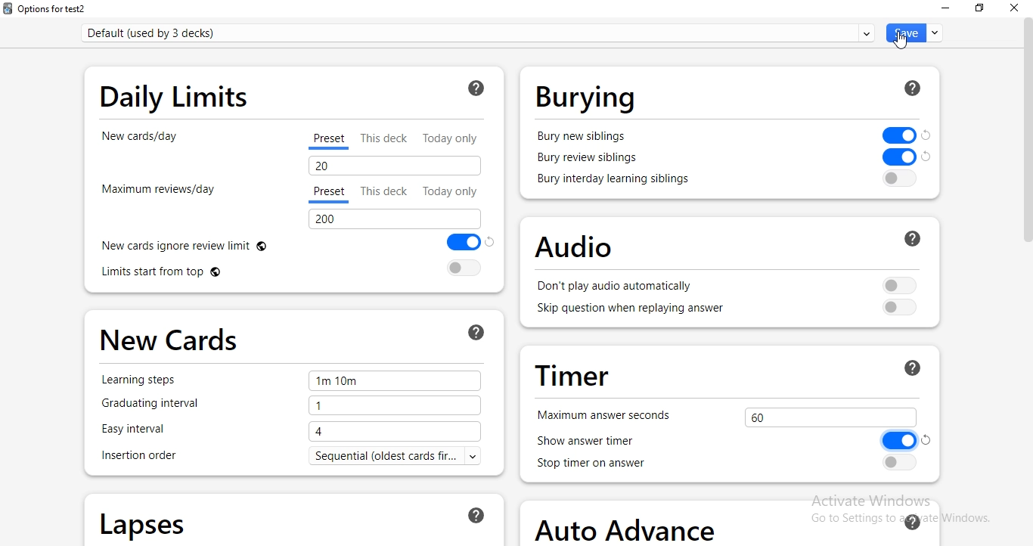 Image resolution: width=1033 pixels, height=546 pixels. I want to click on maximum reviews/day, so click(150, 186).